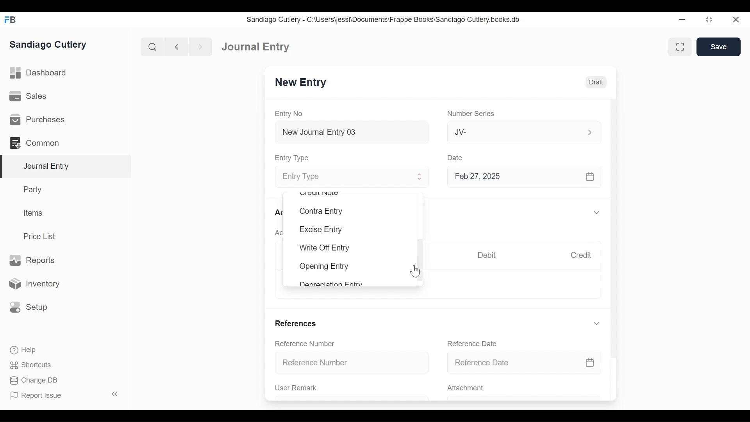 This screenshot has height=422, width=750. What do you see at coordinates (735, 20) in the screenshot?
I see `Close` at bounding box center [735, 20].